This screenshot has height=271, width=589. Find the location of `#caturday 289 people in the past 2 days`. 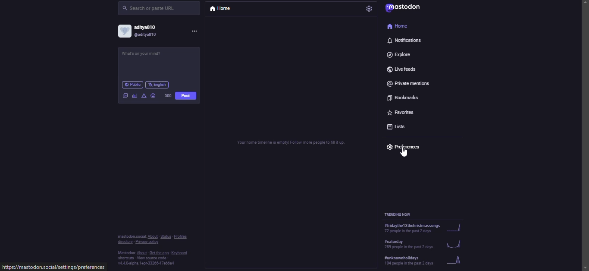

#caturday 289 people in the past 2 days is located at coordinates (424, 244).